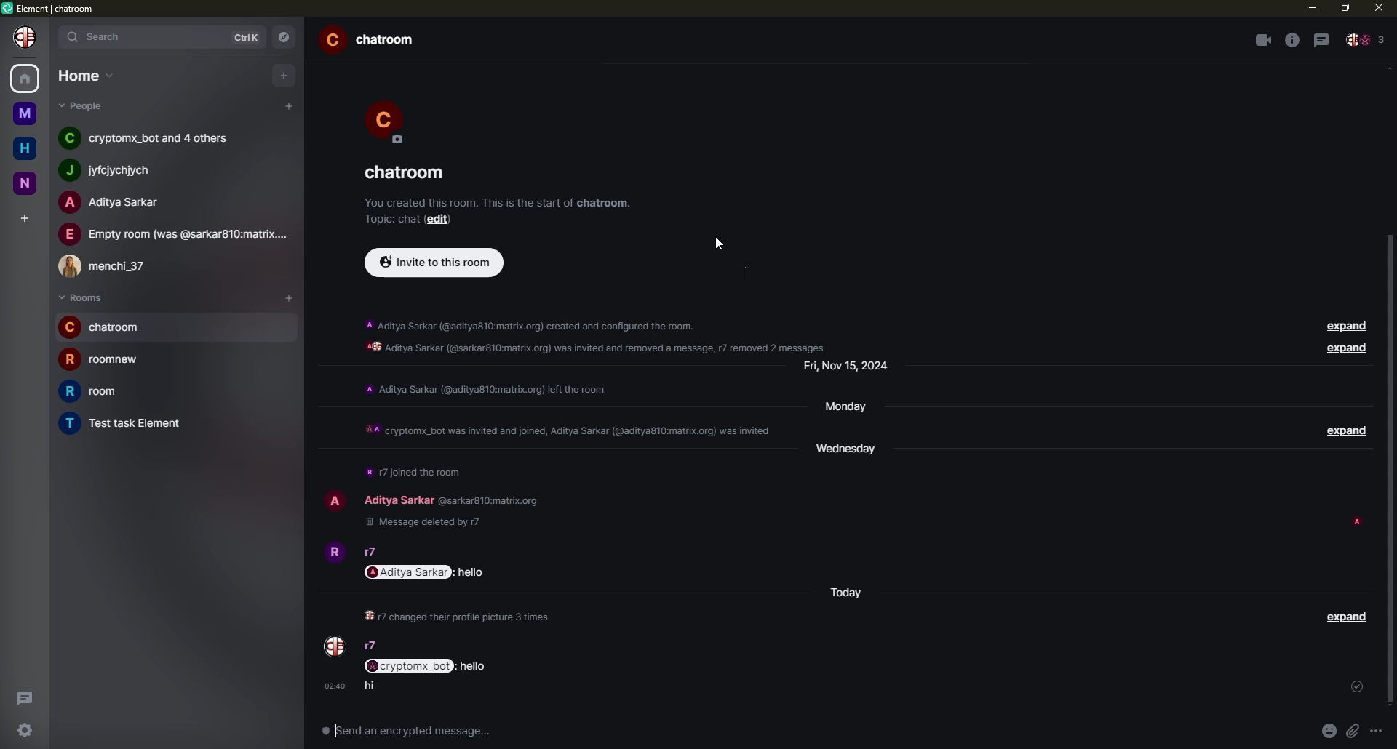 Image resolution: width=1397 pixels, height=749 pixels. Describe the element at coordinates (428, 572) in the screenshot. I see `mentioned` at that location.